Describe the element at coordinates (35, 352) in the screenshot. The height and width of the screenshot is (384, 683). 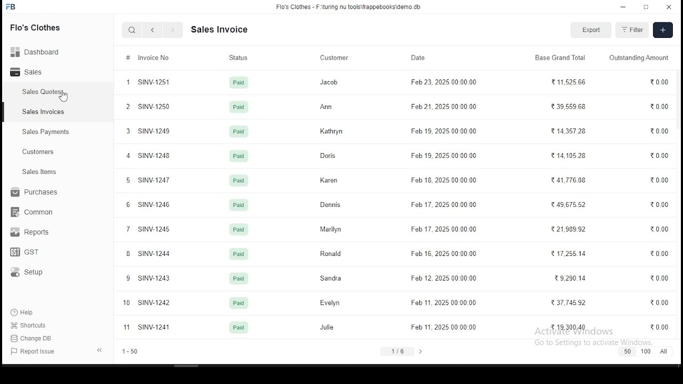
I see `report issues` at that location.